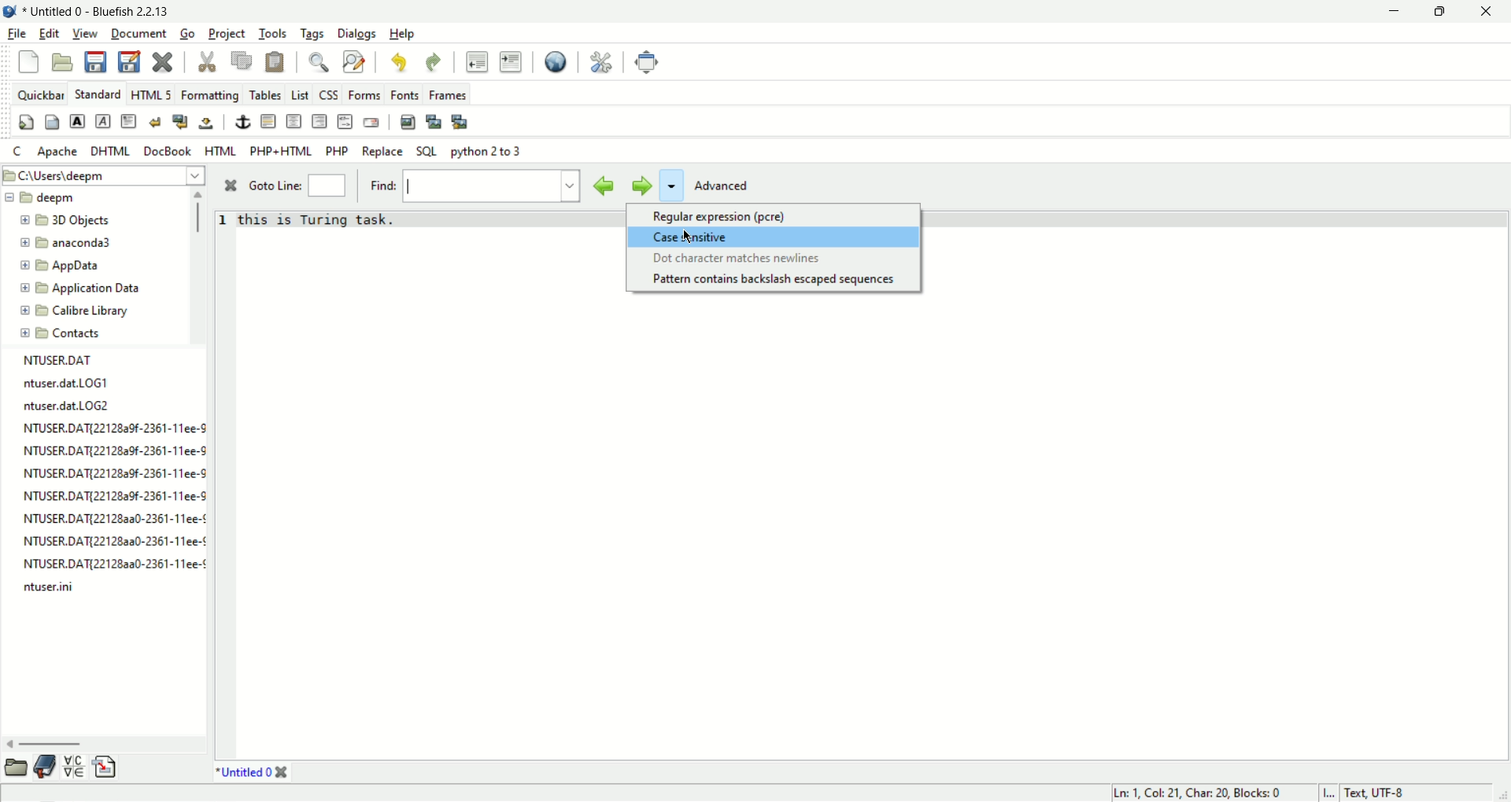 This screenshot has width=1511, height=802. Describe the element at coordinates (427, 151) in the screenshot. I see `SQL` at that location.